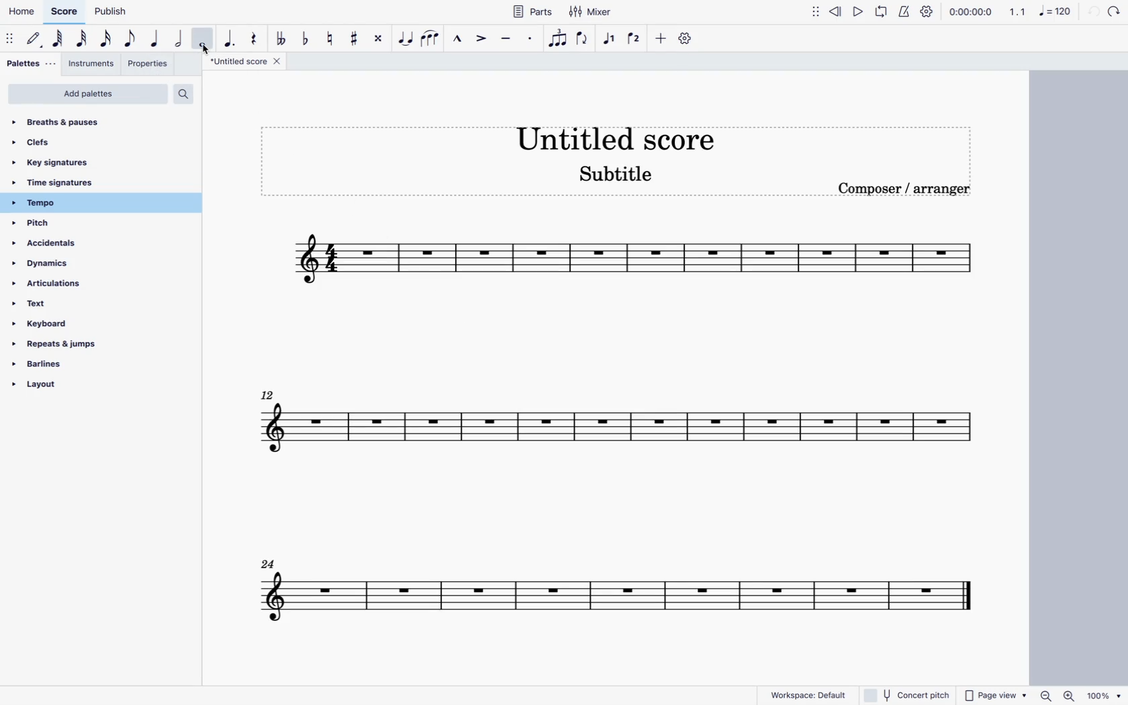  What do you see at coordinates (230, 38) in the screenshot?
I see `augmentative dot` at bounding box center [230, 38].